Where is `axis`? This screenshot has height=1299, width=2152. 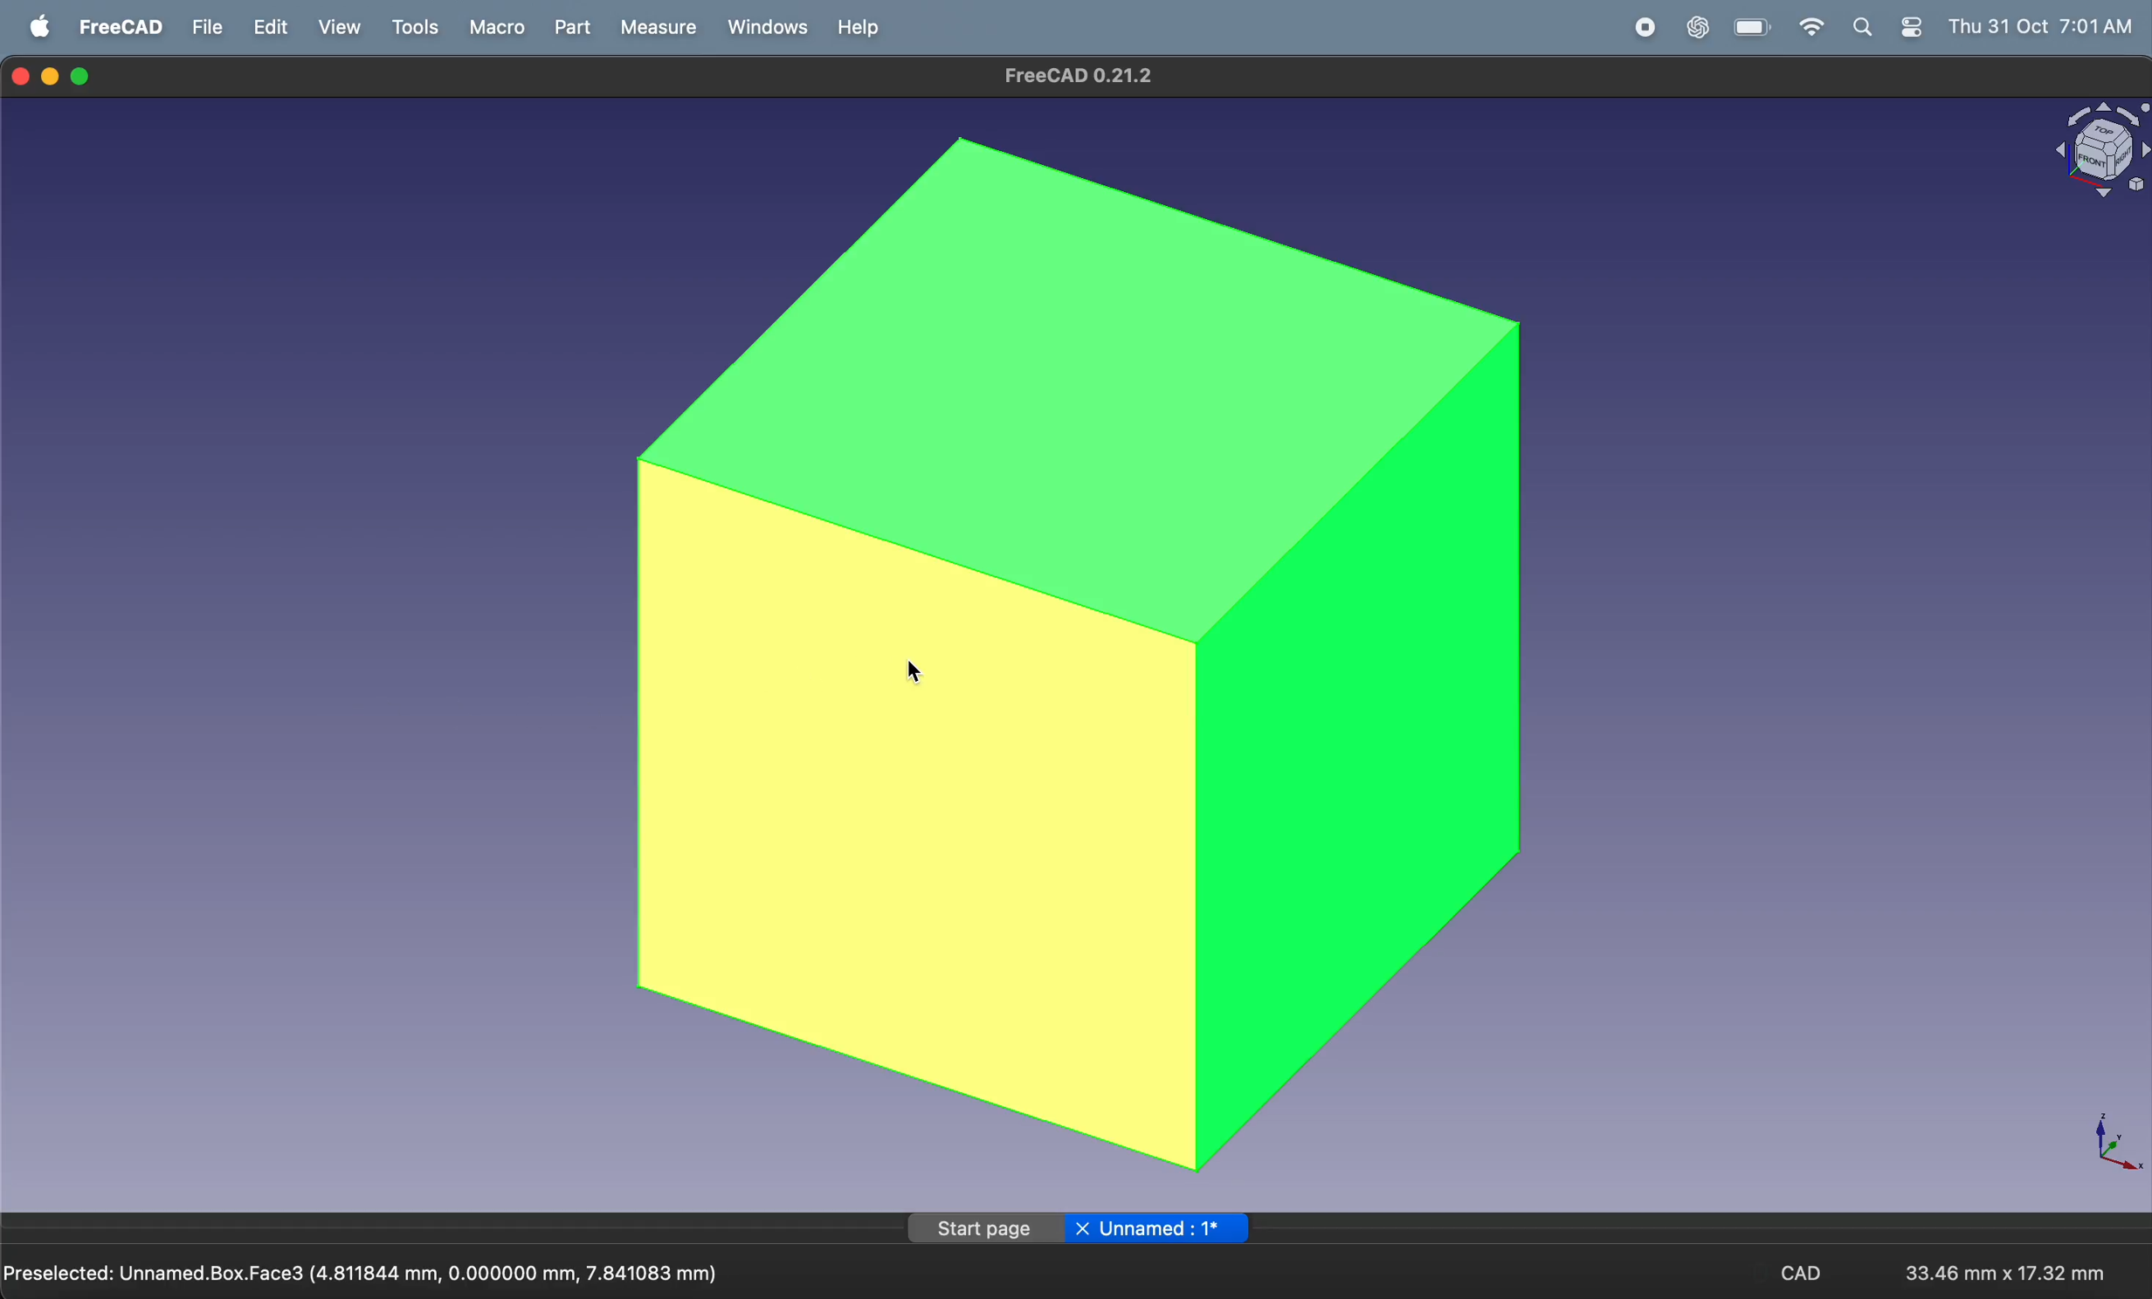
axis is located at coordinates (2107, 1141).